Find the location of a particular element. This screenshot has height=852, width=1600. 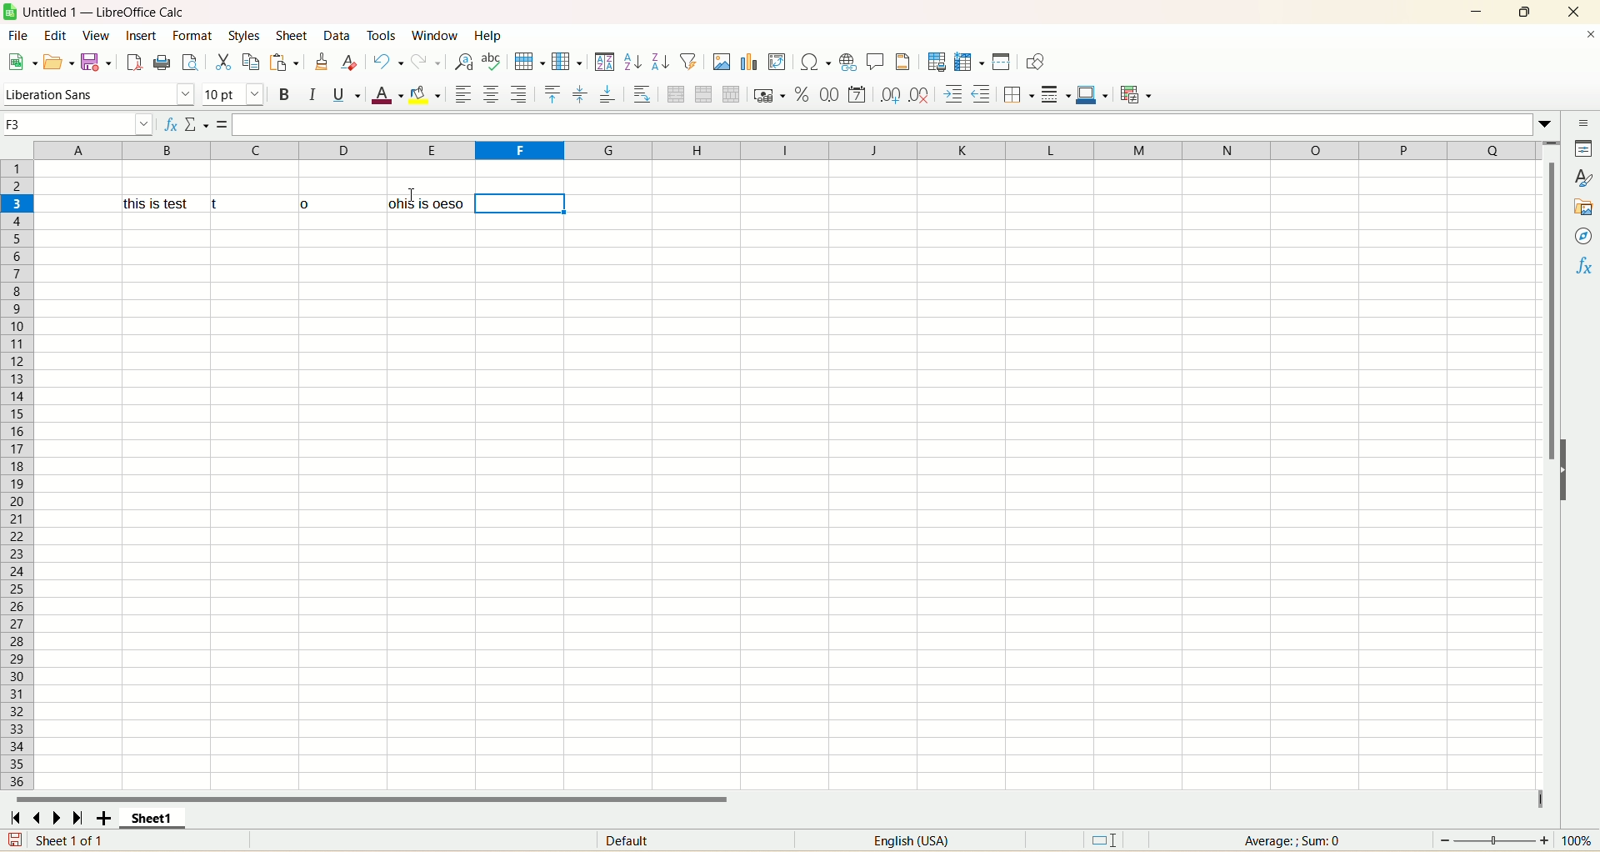

increase indent is located at coordinates (954, 95).